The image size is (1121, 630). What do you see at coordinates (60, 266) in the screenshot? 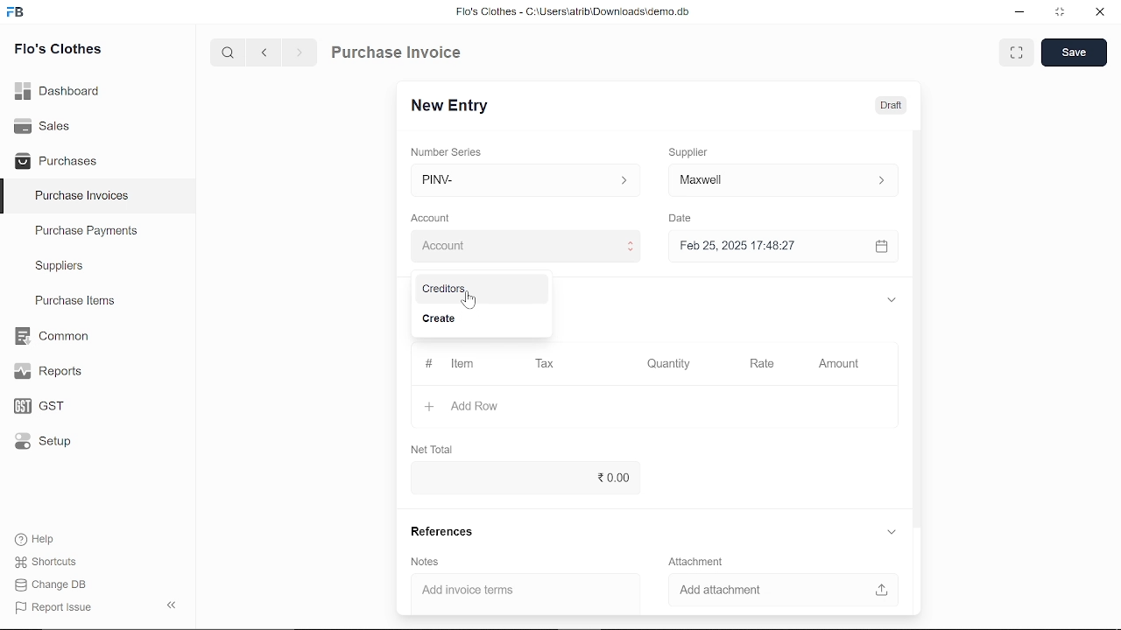
I see `Suppliers` at bounding box center [60, 266].